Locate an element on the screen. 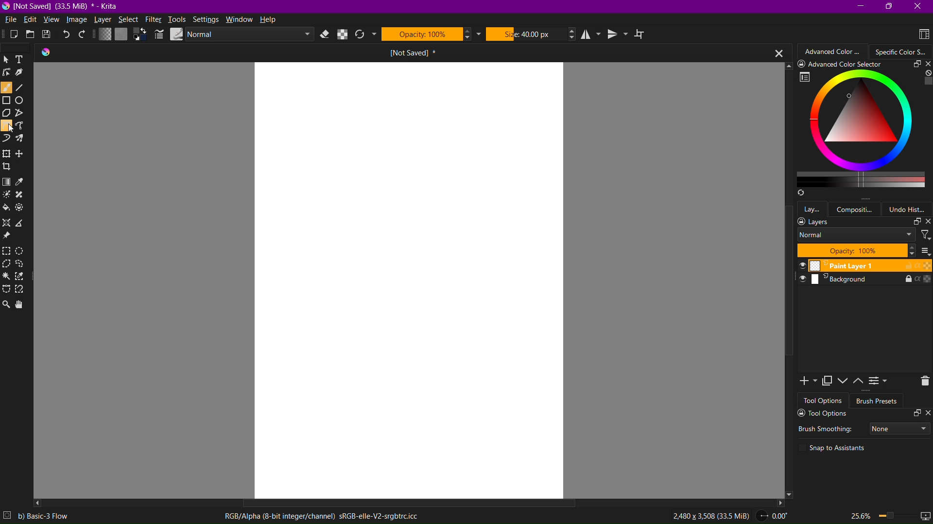  Sample a color is located at coordinates (25, 182).